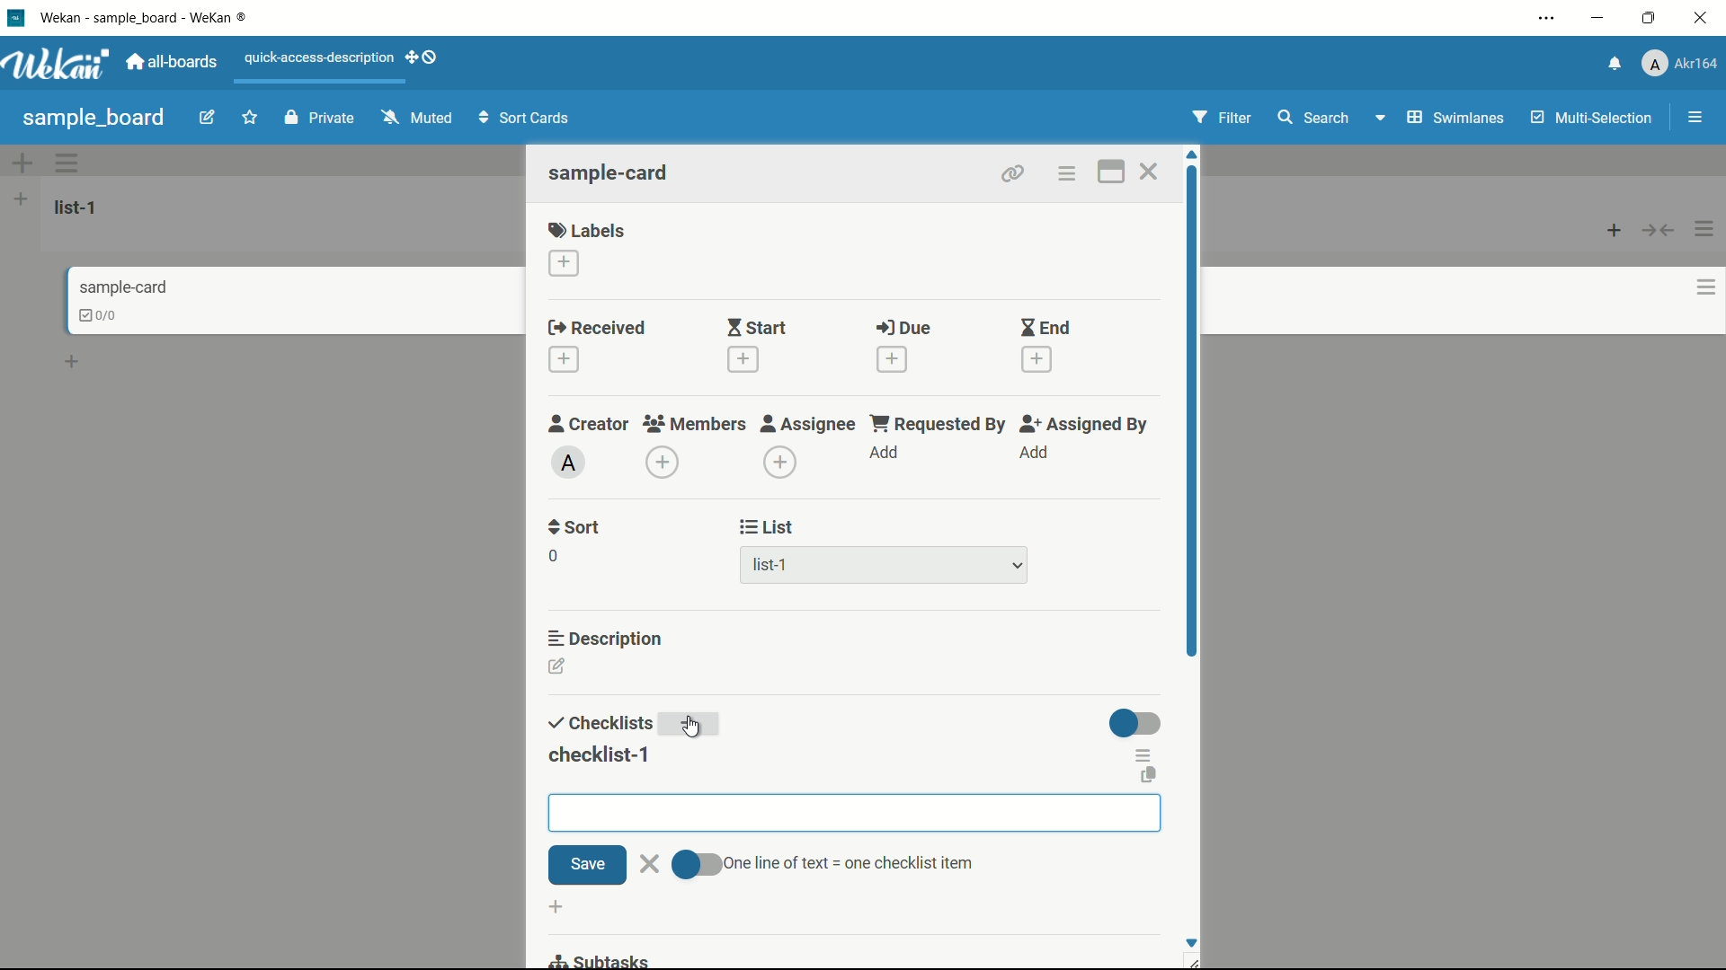 The width and height of the screenshot is (1726, 970). I want to click on subtasks, so click(598, 959).